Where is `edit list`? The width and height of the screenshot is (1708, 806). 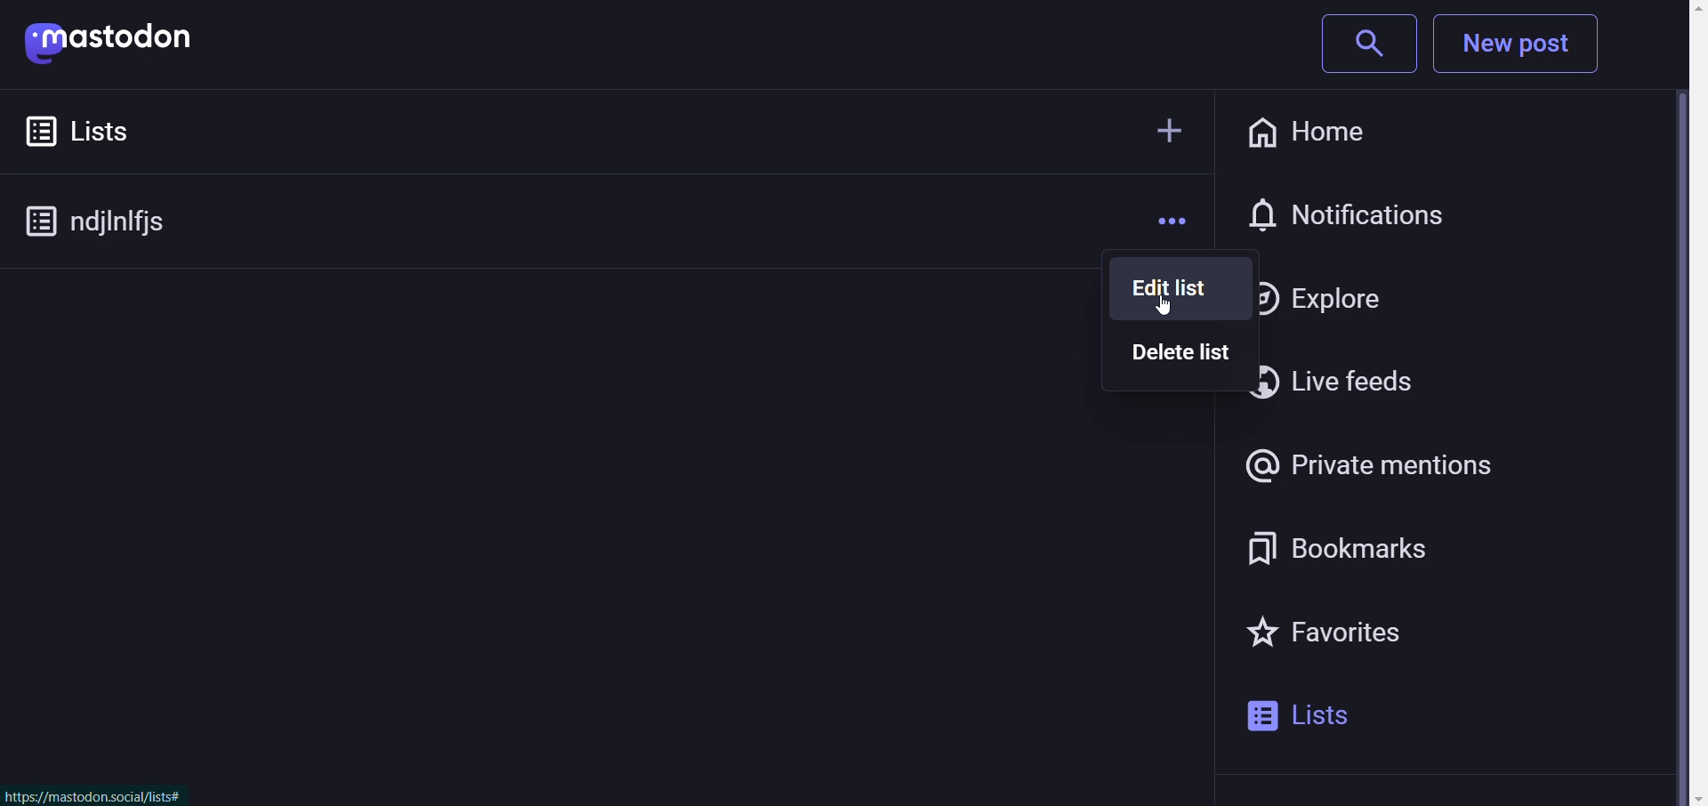
edit list is located at coordinates (1167, 290).